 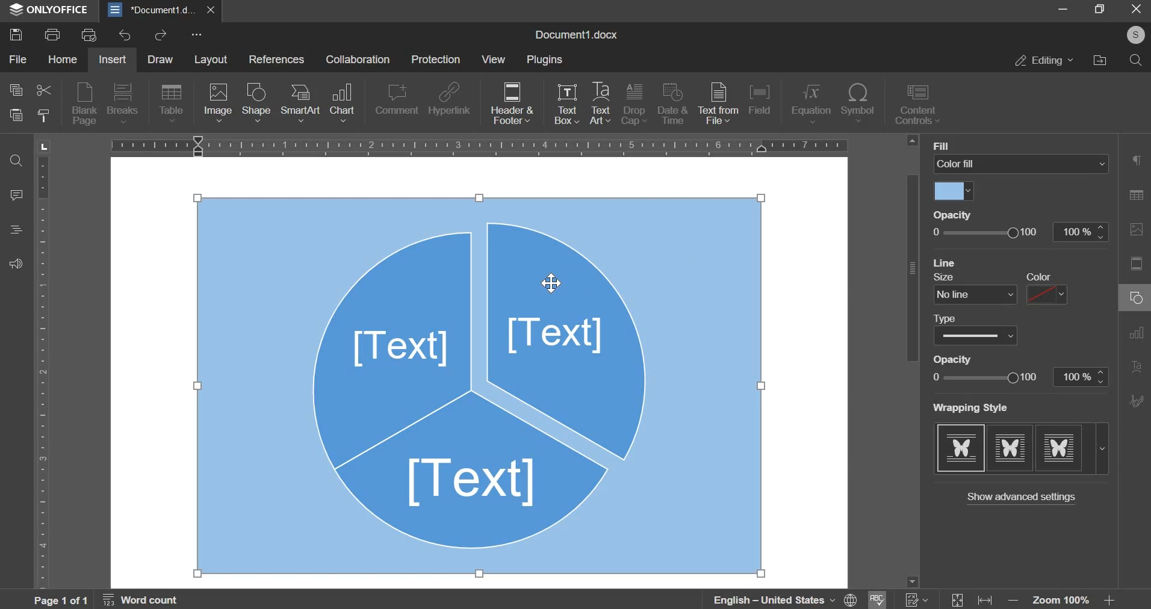 What do you see at coordinates (257, 102) in the screenshot?
I see `shape` at bounding box center [257, 102].